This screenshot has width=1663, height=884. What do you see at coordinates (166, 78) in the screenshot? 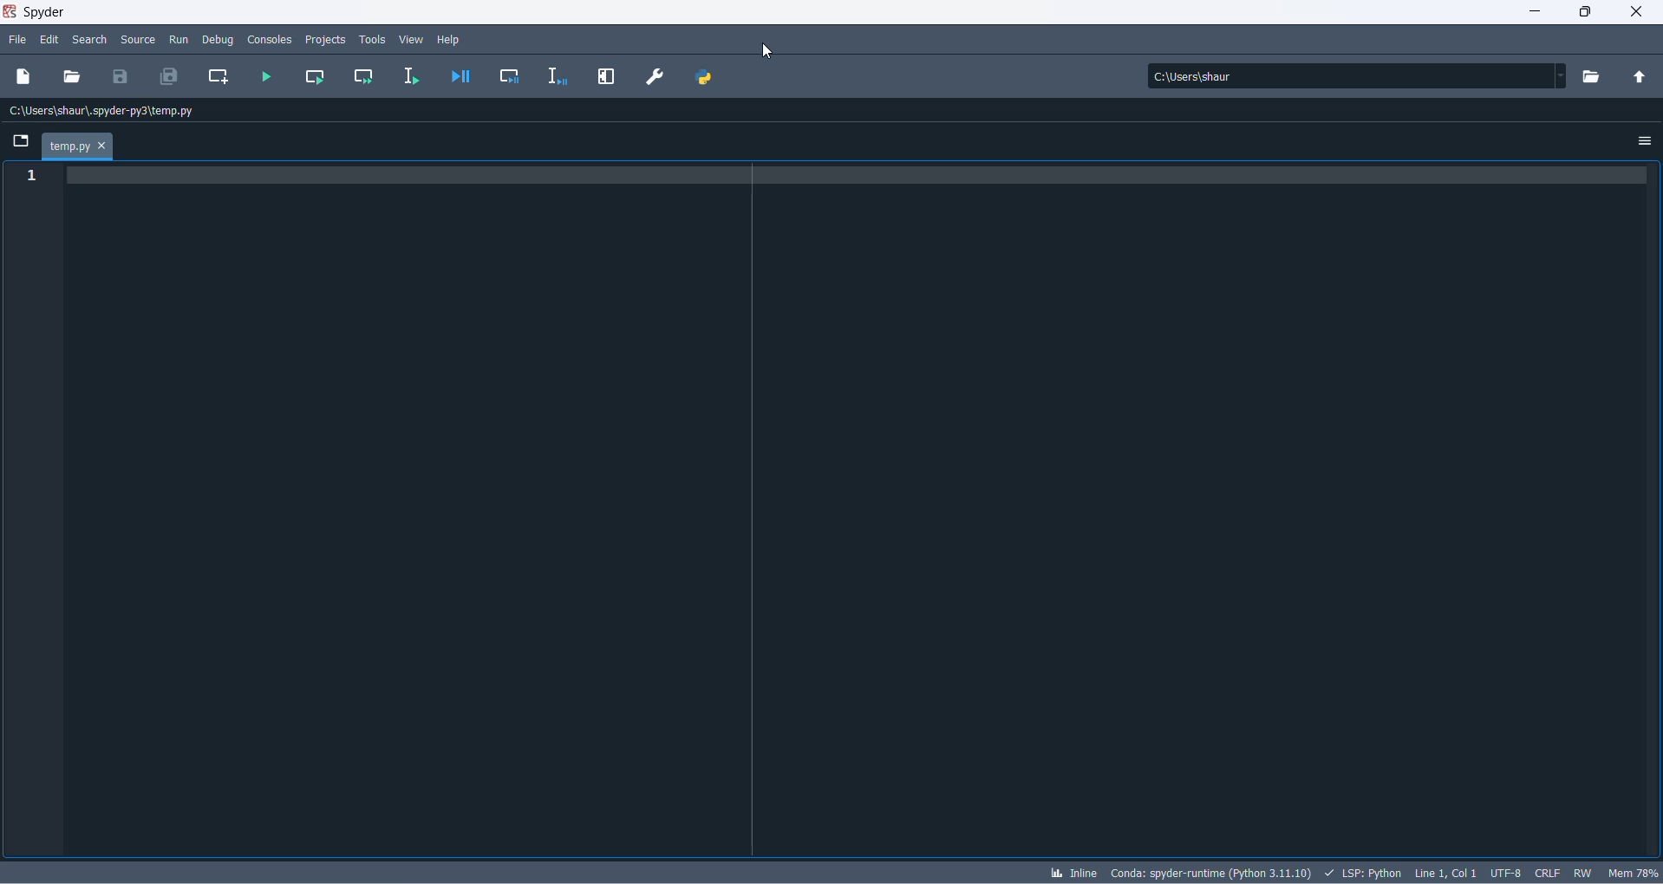
I see `save all` at bounding box center [166, 78].